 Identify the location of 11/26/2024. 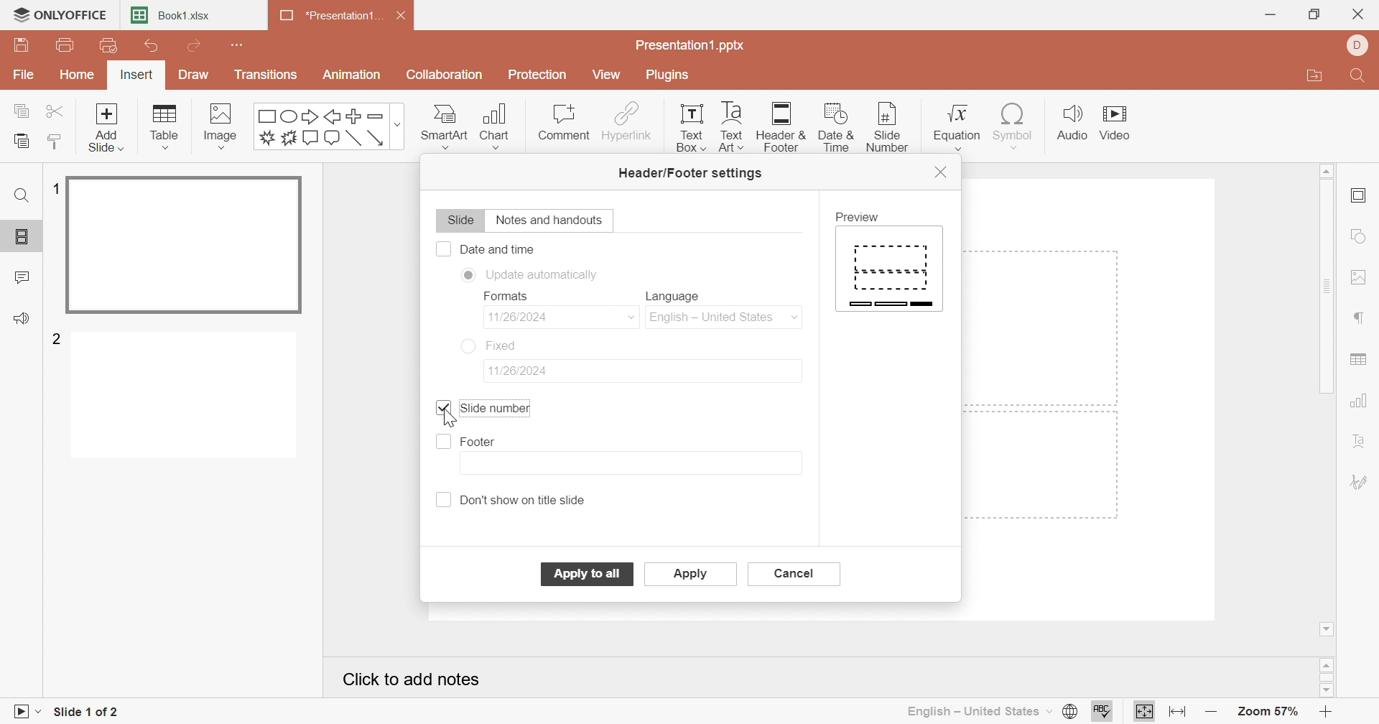
(524, 371).